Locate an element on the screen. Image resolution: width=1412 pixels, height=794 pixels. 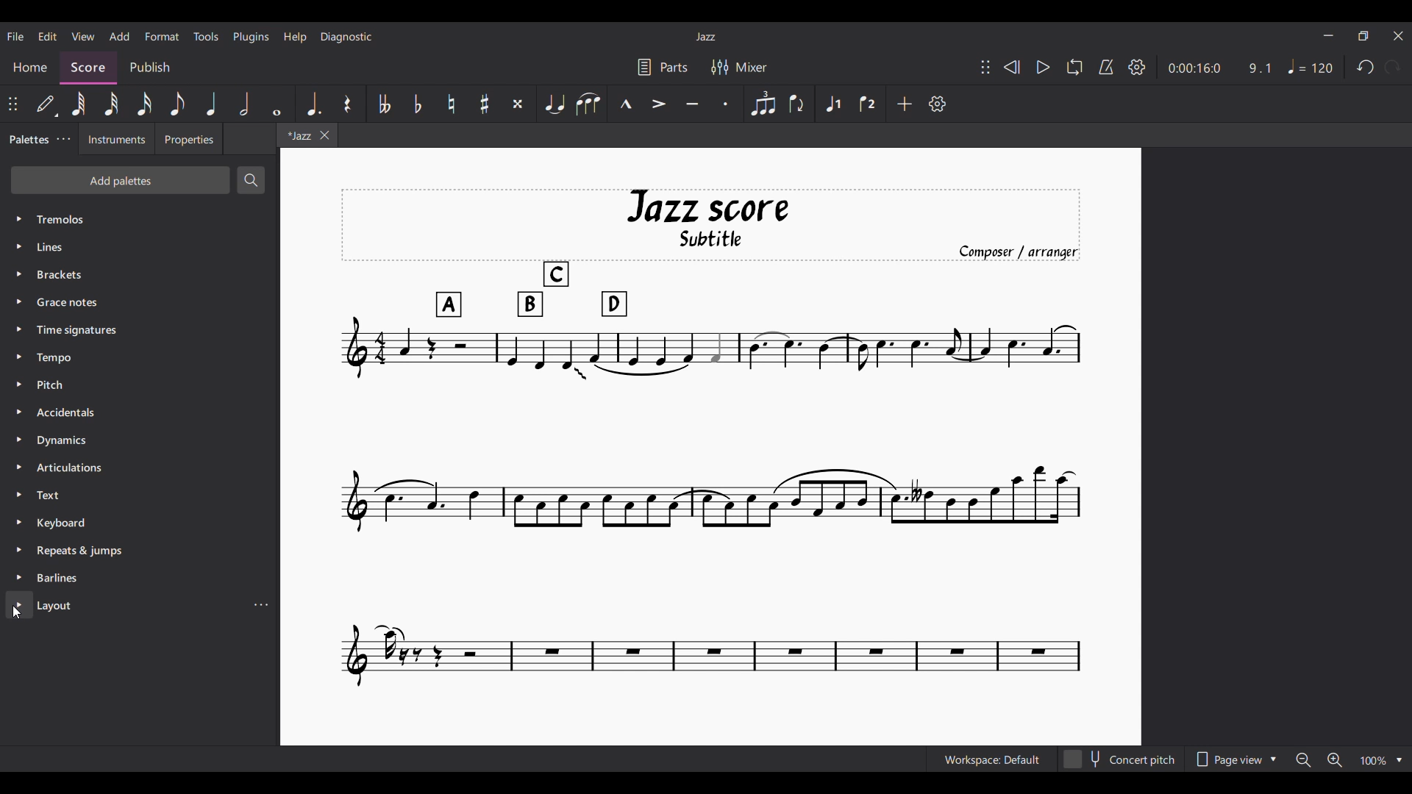
Repeats and jumps is located at coordinates (140, 551).